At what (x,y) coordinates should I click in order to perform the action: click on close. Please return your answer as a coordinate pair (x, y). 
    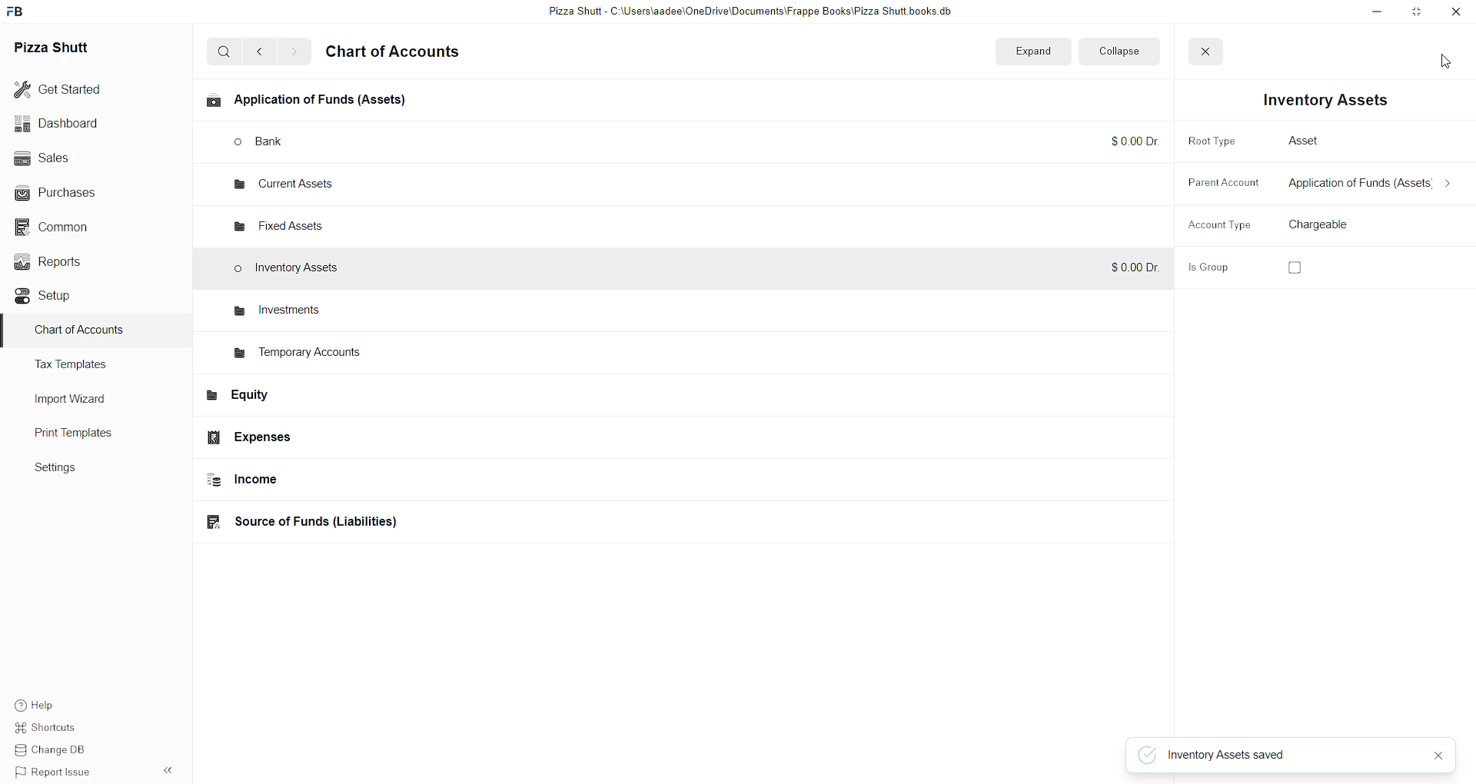
    Looking at the image, I should click on (1458, 13).